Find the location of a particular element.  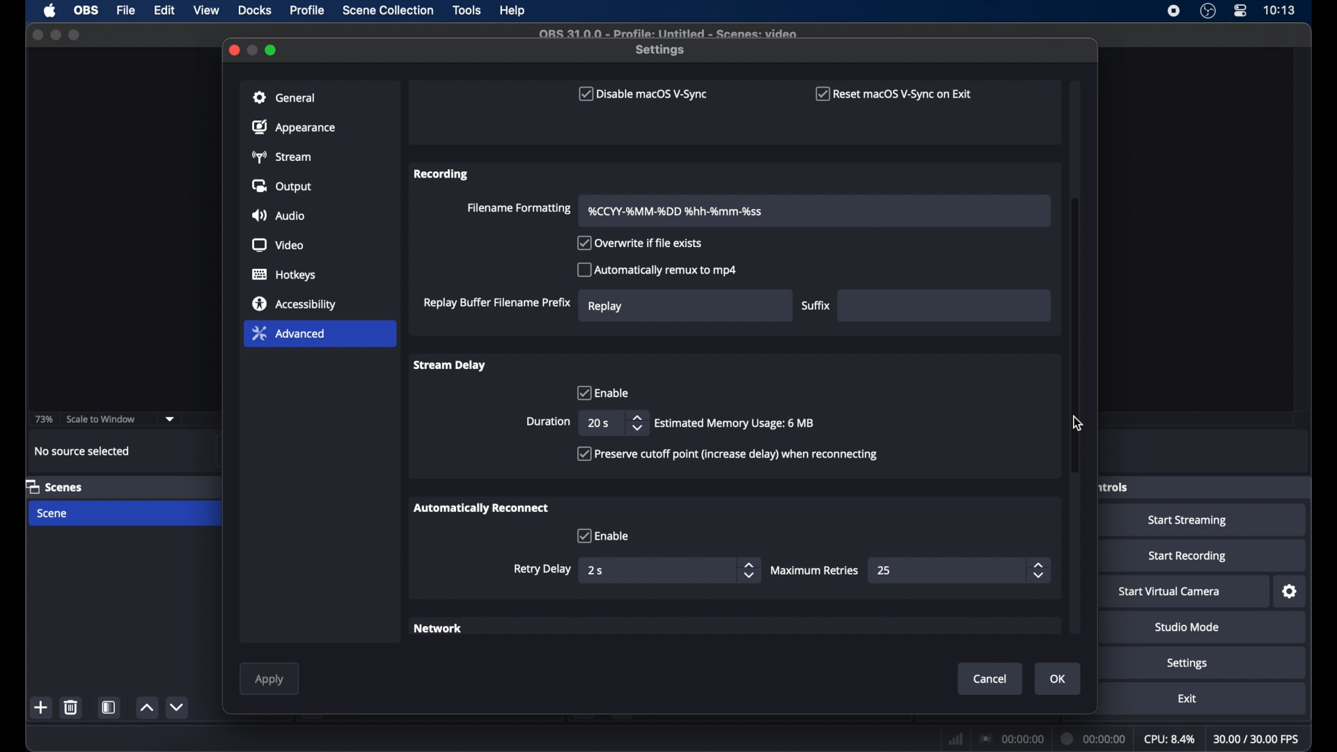

scene is located at coordinates (54, 514).